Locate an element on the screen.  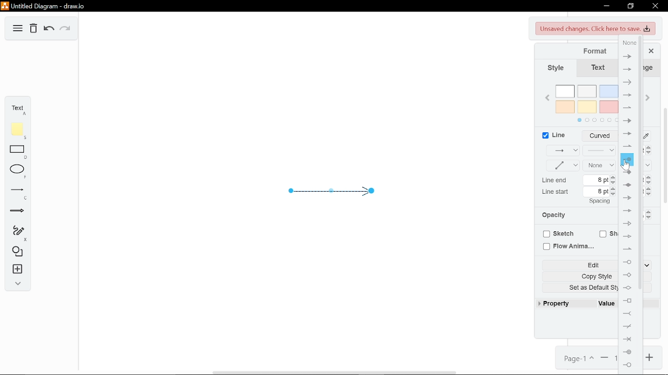
Edit is located at coordinates (579, 265).